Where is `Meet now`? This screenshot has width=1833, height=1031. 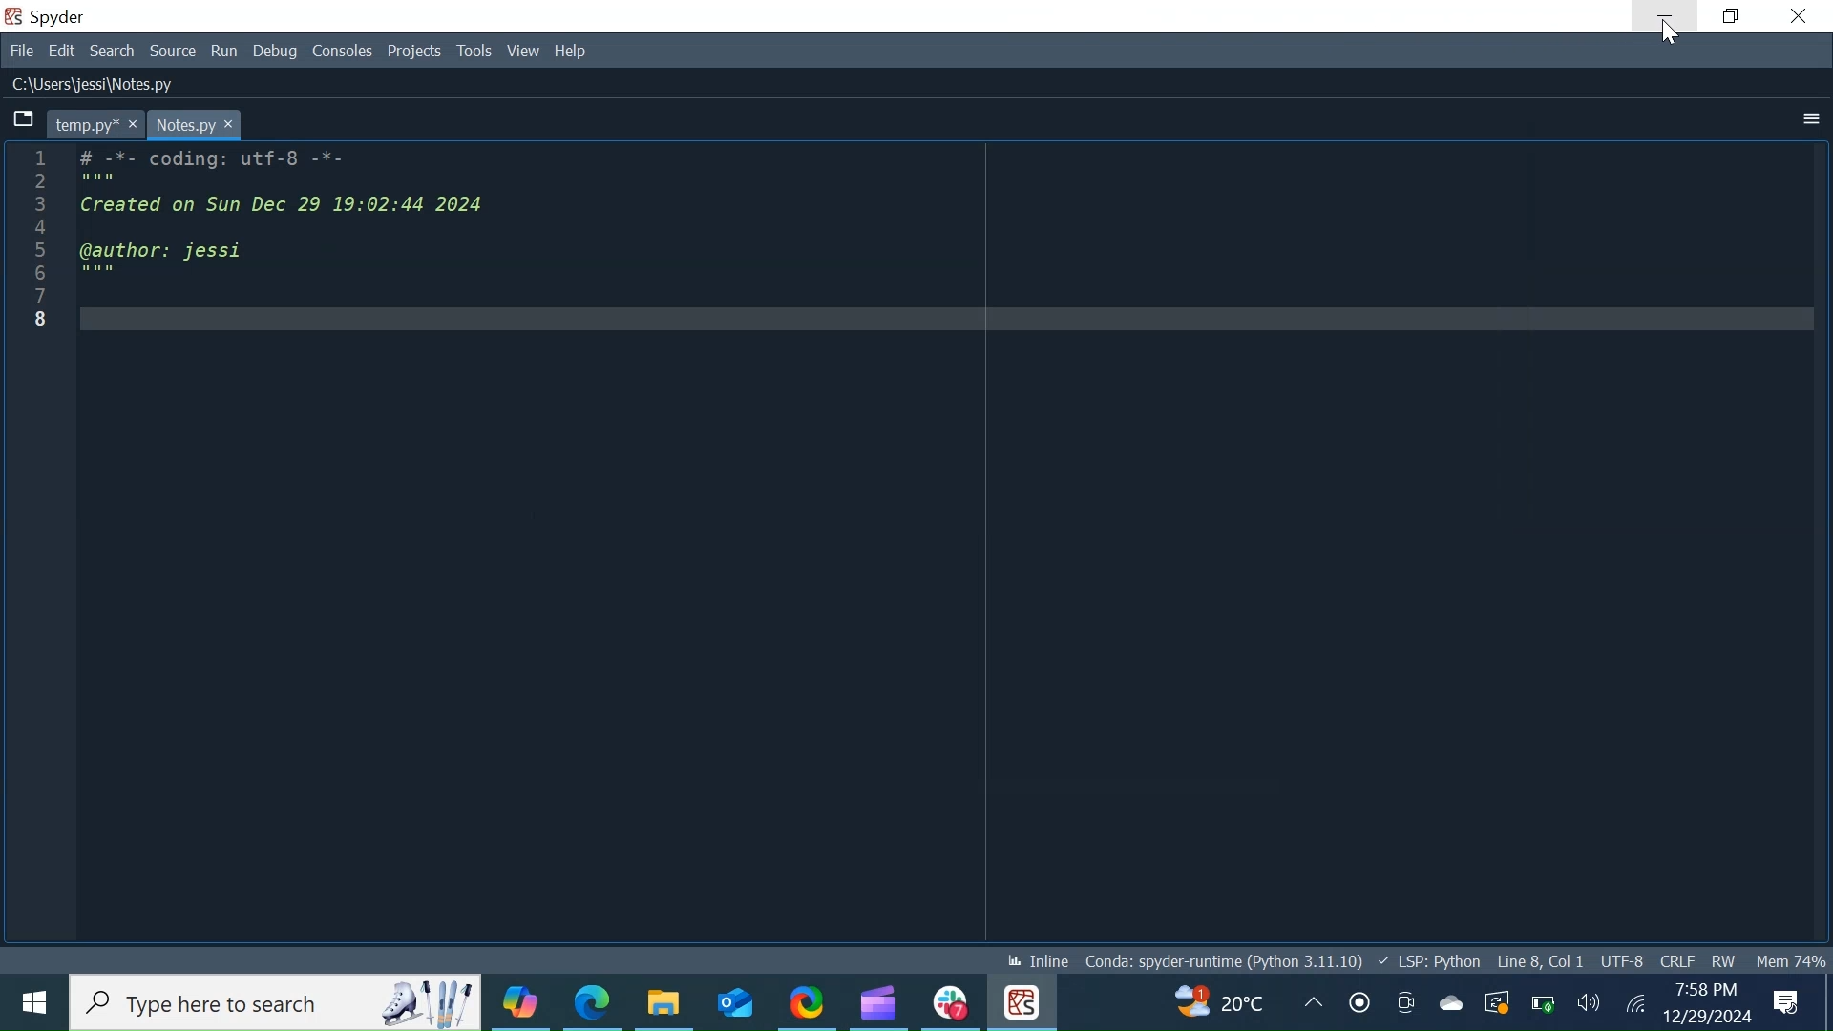 Meet now is located at coordinates (1402, 1001).